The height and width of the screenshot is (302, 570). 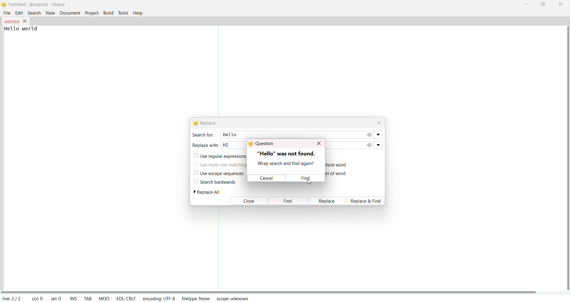 I want to click on tools, so click(x=123, y=12).